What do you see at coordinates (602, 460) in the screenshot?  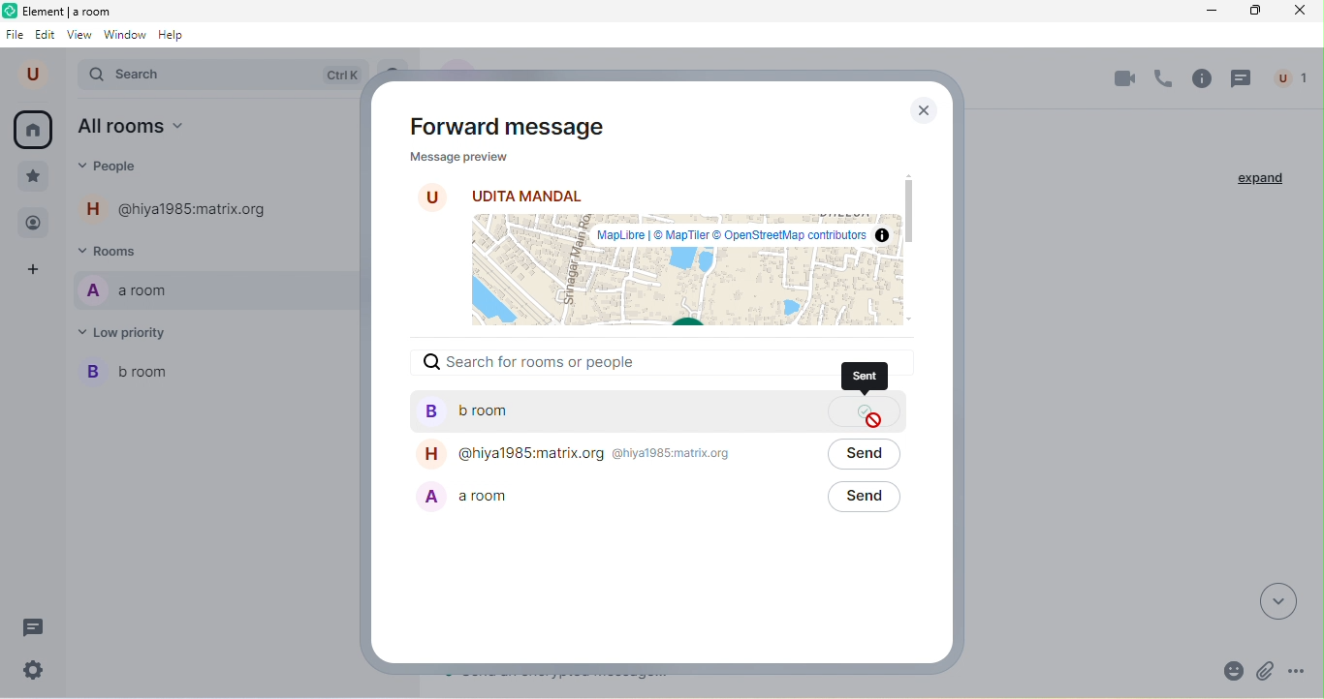 I see `@hiya1985:matrix.org` at bounding box center [602, 460].